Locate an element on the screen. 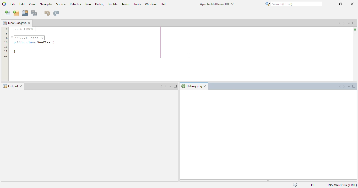 Image resolution: width=358 pixels, height=188 pixels. debug is located at coordinates (100, 4).